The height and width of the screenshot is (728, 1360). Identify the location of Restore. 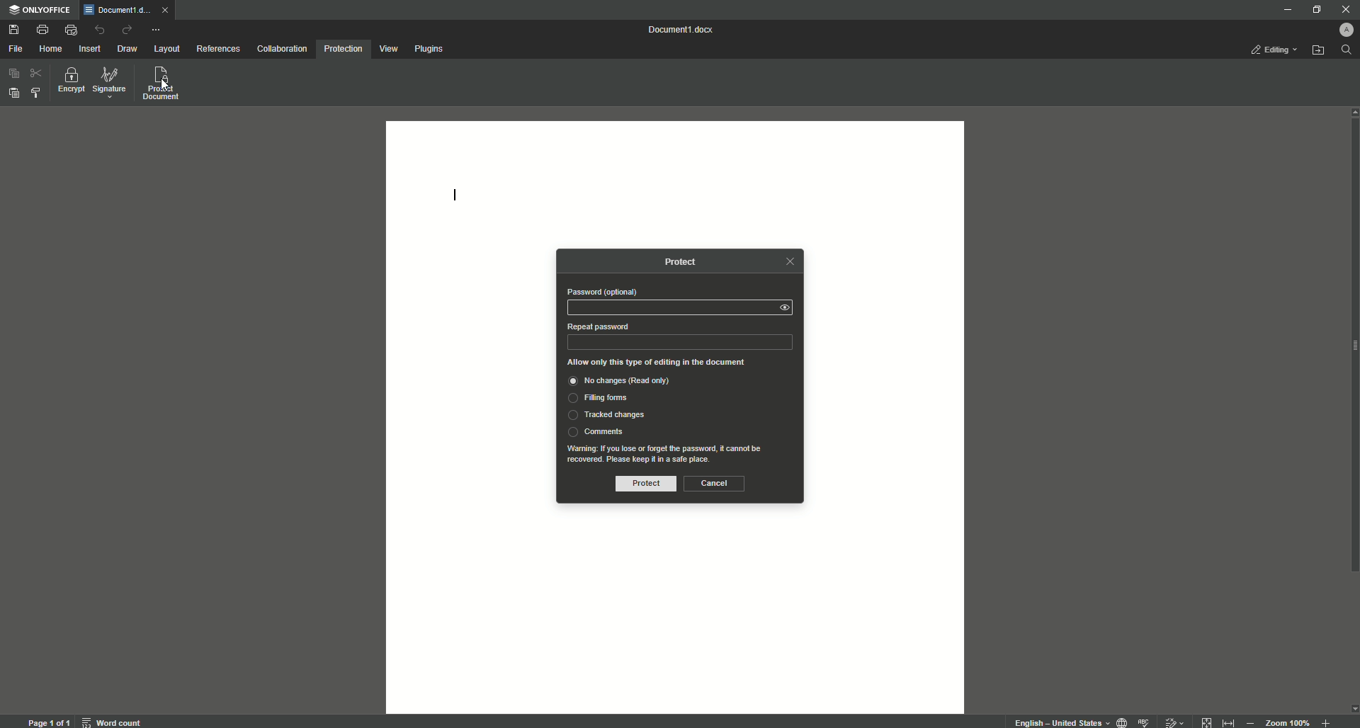
(1314, 9).